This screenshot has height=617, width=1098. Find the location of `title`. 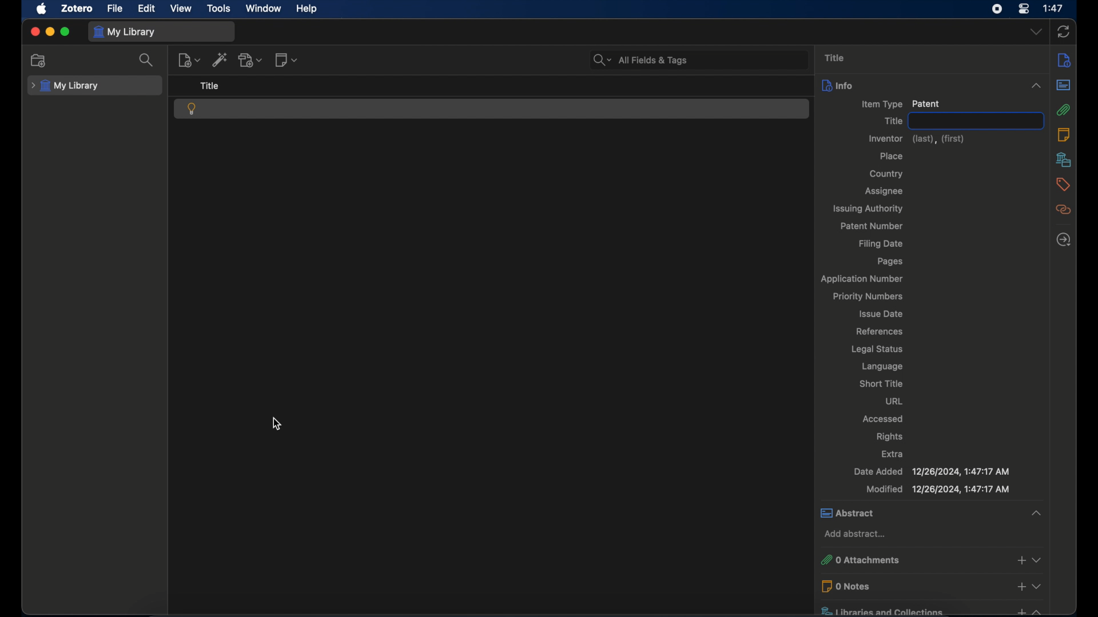

title is located at coordinates (836, 57).